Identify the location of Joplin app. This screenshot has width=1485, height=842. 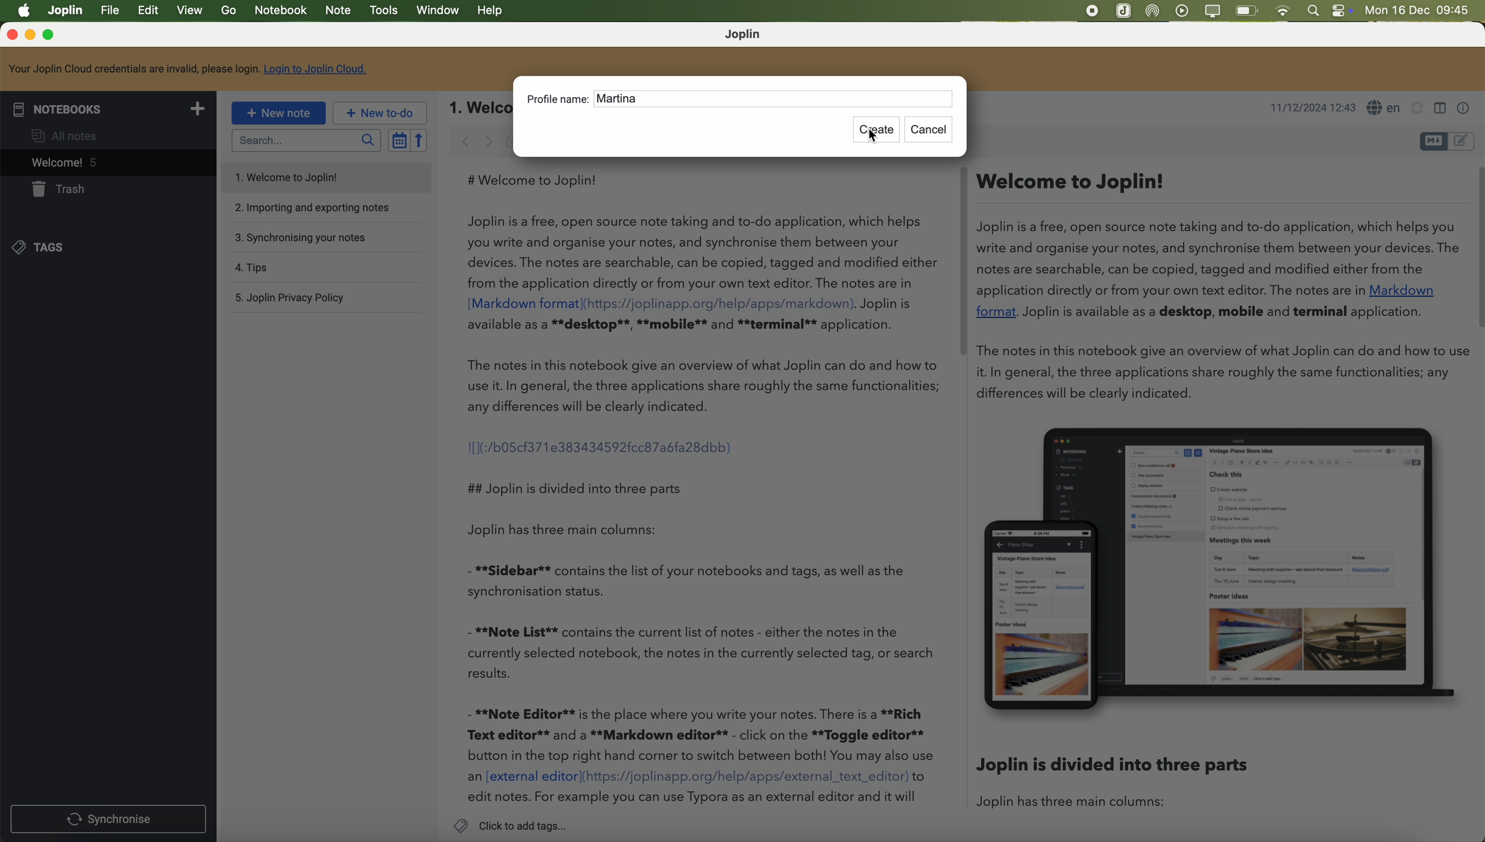
(1124, 12).